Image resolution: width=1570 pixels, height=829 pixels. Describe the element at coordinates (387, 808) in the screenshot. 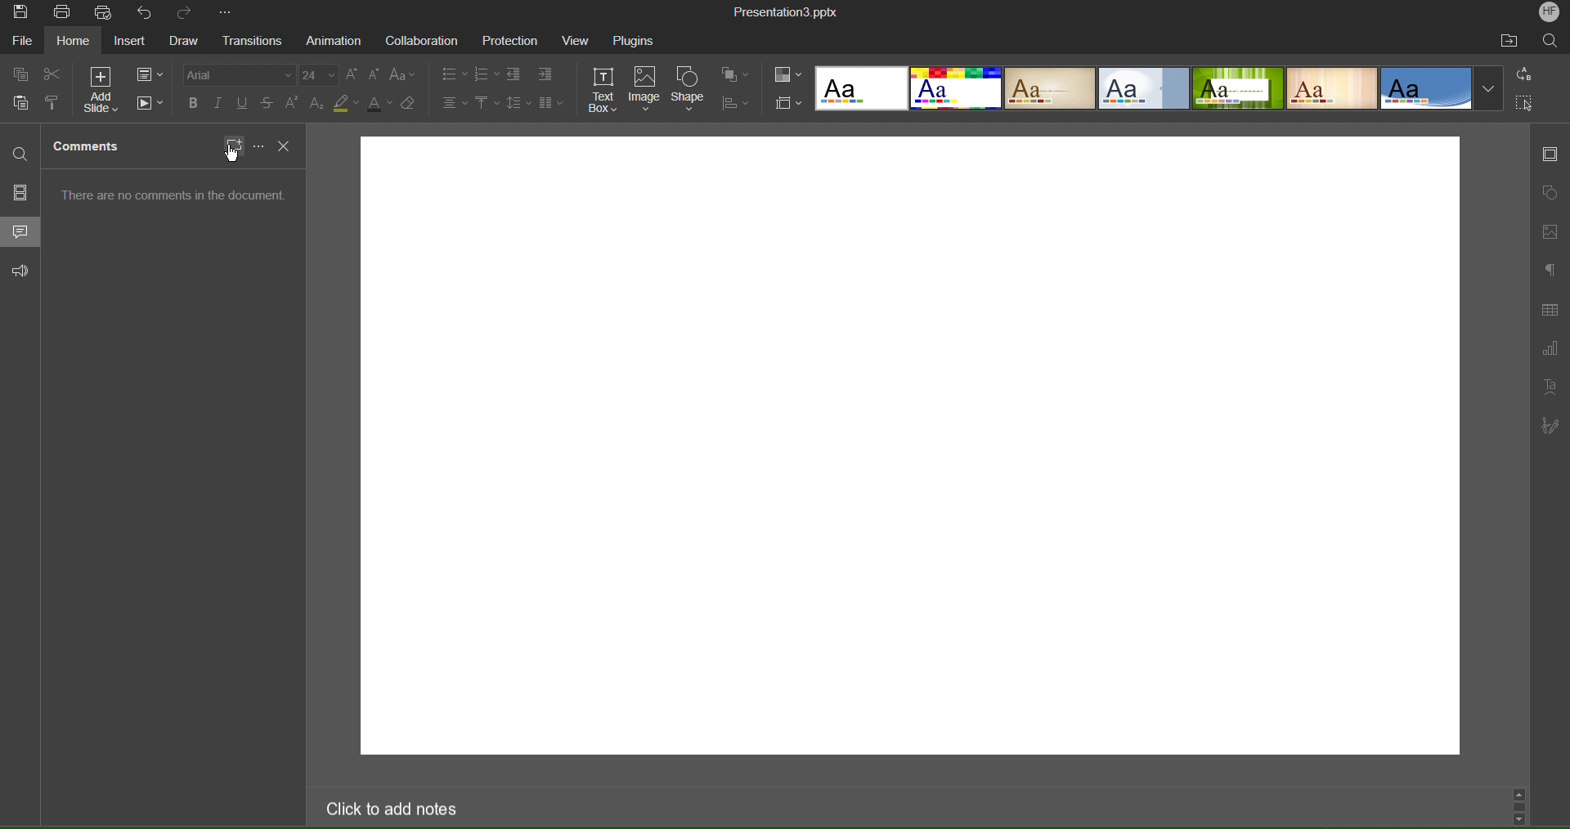

I see `Click to add notes` at that location.